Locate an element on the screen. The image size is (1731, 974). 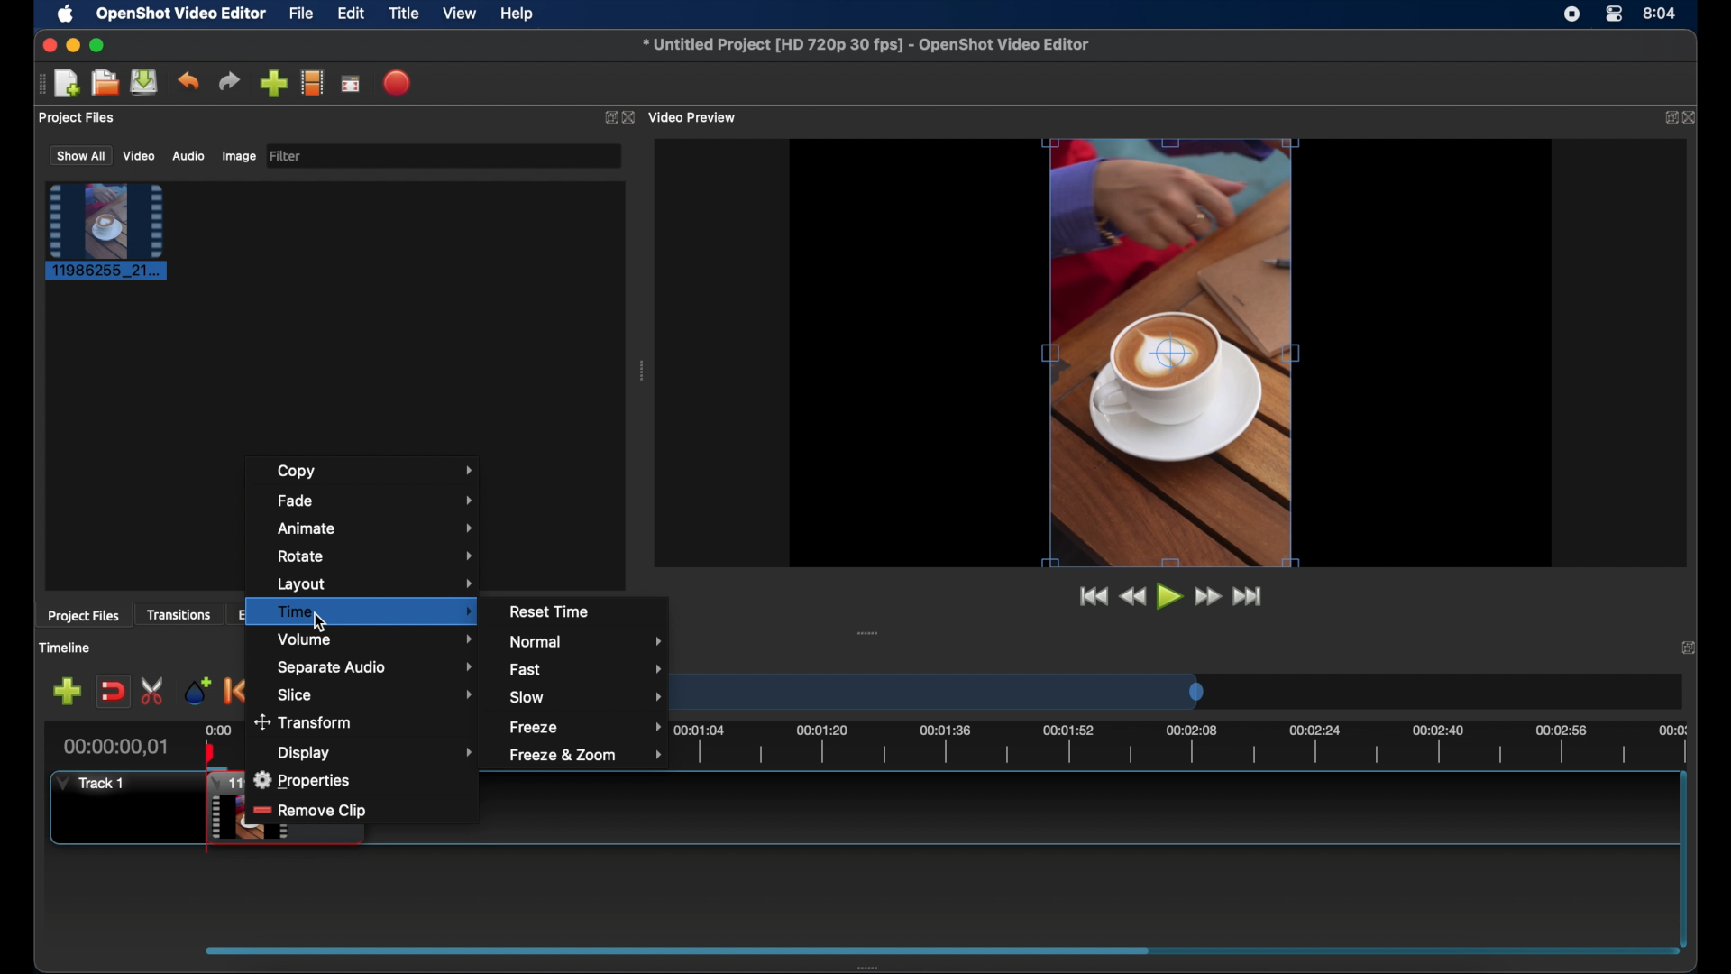
drag handle is located at coordinates (869, 632).